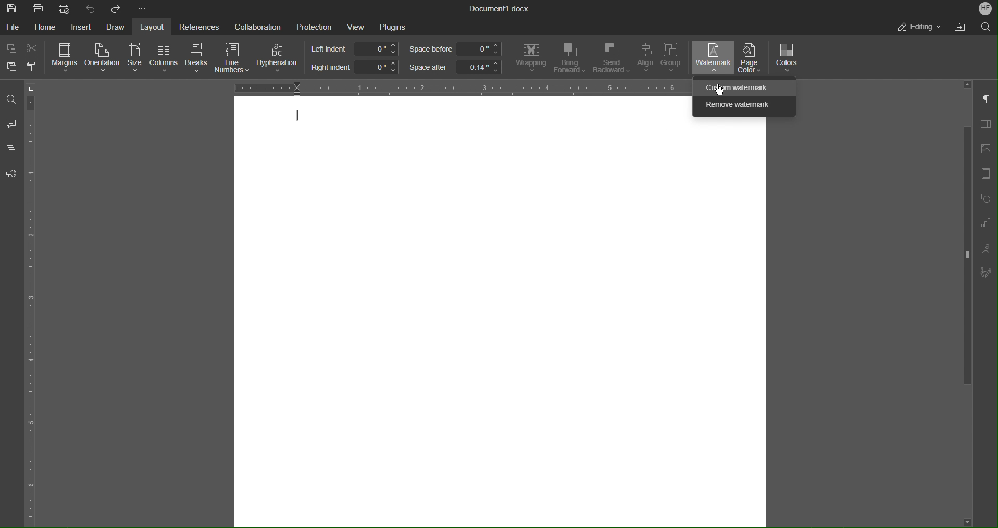  Describe the element at coordinates (455, 49) in the screenshot. I see `Space before` at that location.